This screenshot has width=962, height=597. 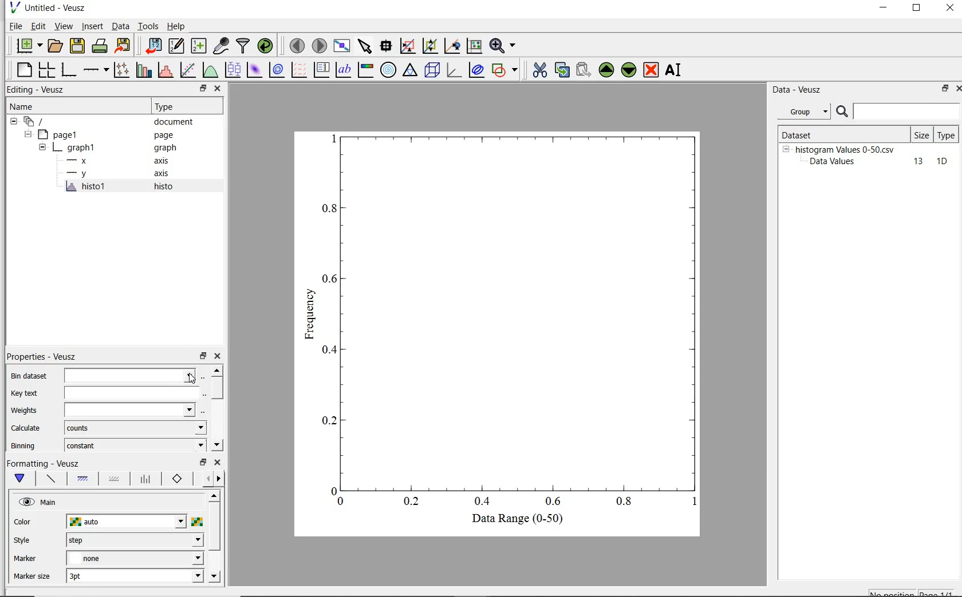 What do you see at coordinates (24, 393) in the screenshot?
I see `Key text` at bounding box center [24, 393].